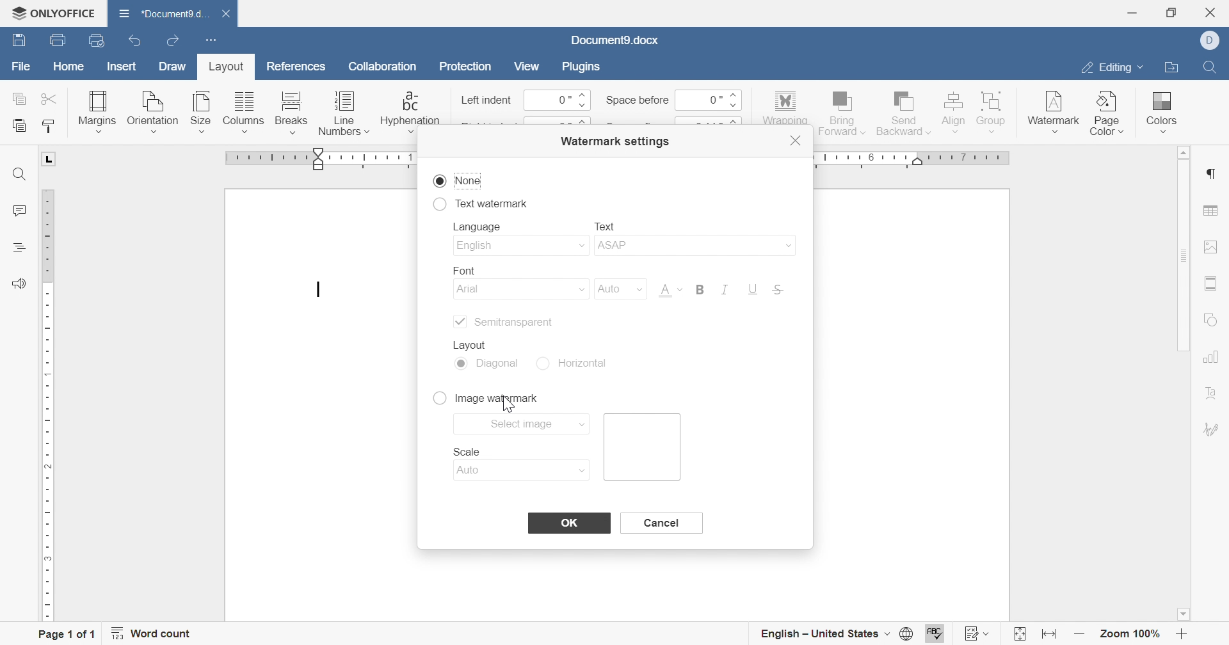 This screenshot has height=645, width=1229. What do you see at coordinates (102, 42) in the screenshot?
I see `quick print` at bounding box center [102, 42].